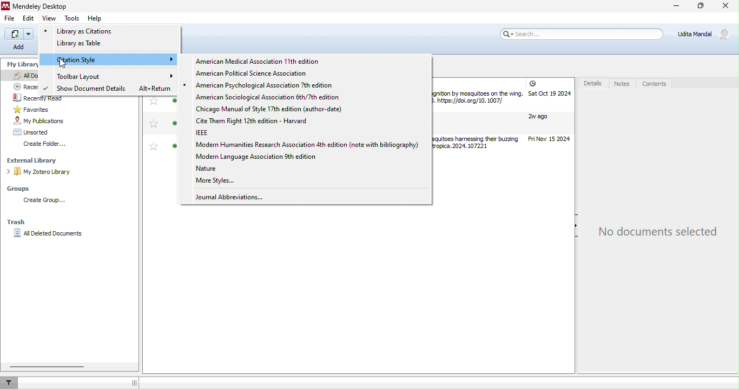 This screenshot has height=390, width=739. Describe the element at coordinates (94, 19) in the screenshot. I see `help` at that location.